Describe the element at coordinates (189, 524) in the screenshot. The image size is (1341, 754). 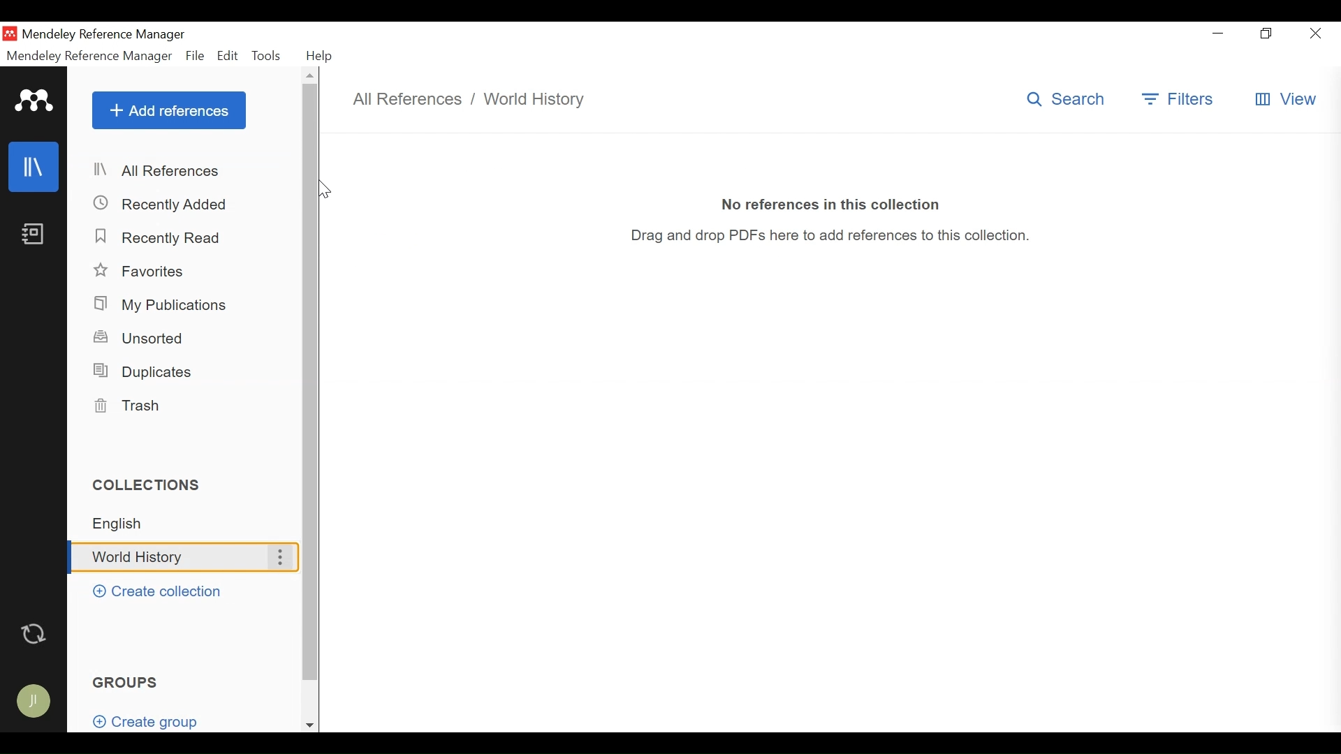
I see `Collection` at that location.